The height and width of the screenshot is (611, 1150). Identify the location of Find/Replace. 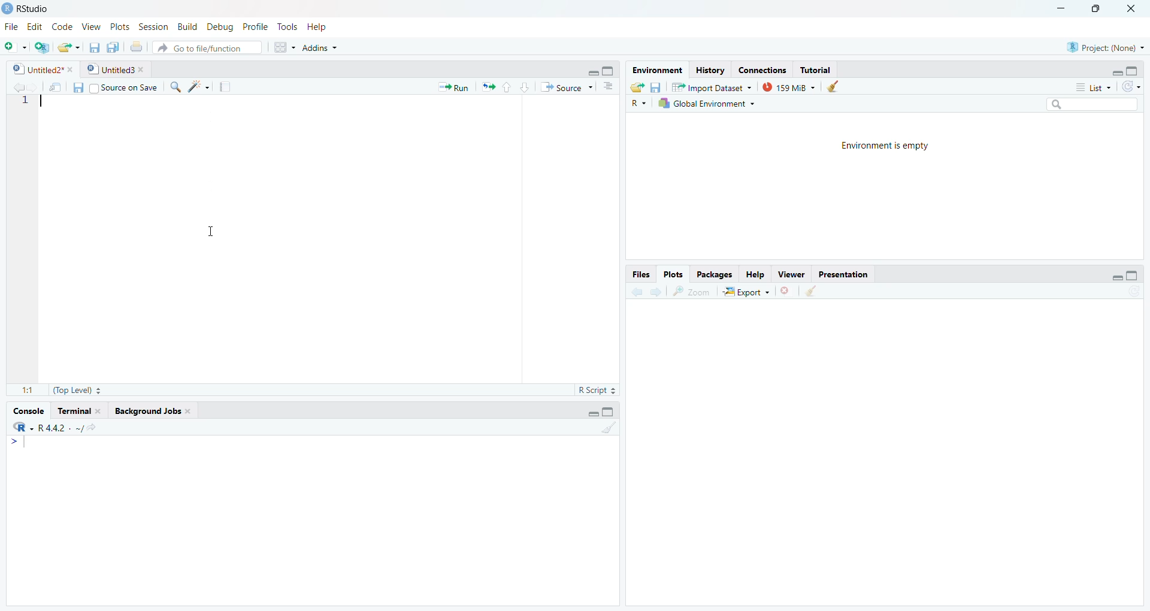
(175, 86).